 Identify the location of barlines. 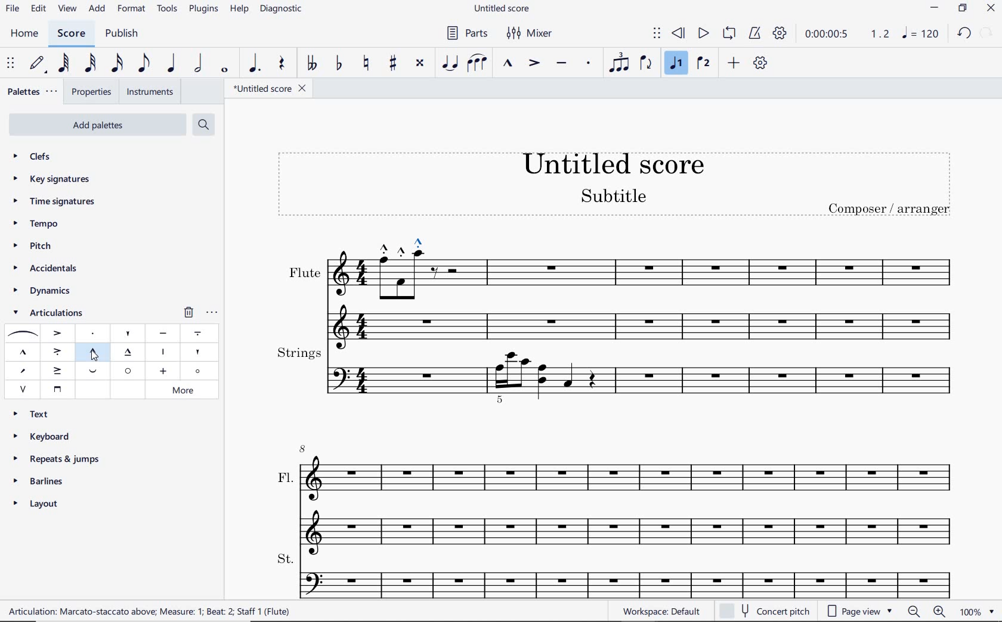
(43, 481).